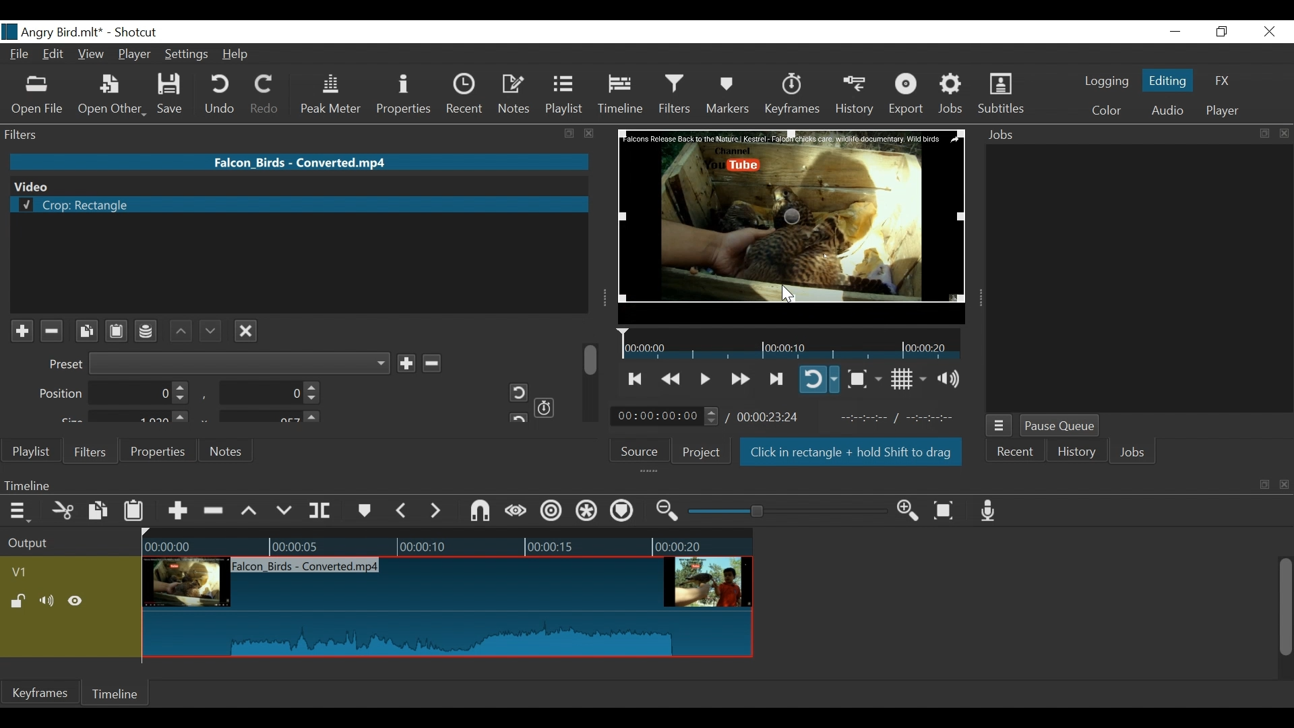 This screenshot has width=1294, height=728. What do you see at coordinates (91, 55) in the screenshot?
I see `View` at bounding box center [91, 55].